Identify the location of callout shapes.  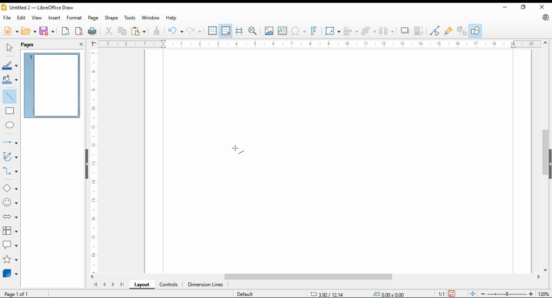
(10, 244).